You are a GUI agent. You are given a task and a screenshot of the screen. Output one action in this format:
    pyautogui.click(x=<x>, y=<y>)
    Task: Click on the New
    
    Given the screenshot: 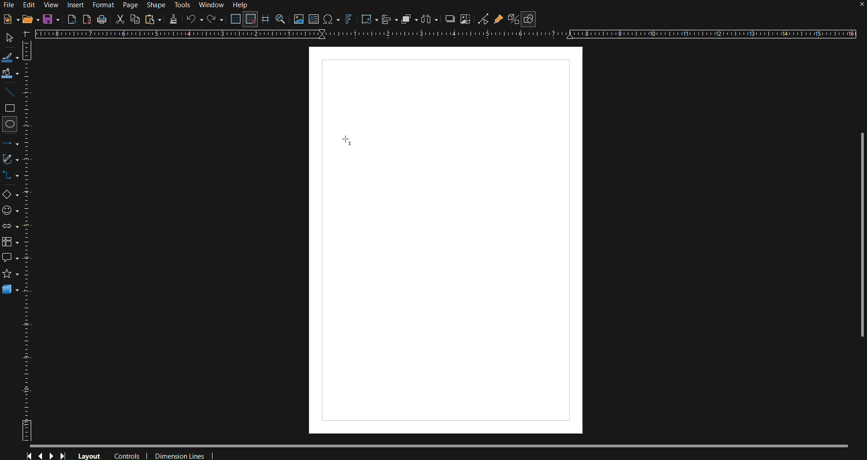 What is the action you would take?
    pyautogui.click(x=9, y=20)
    